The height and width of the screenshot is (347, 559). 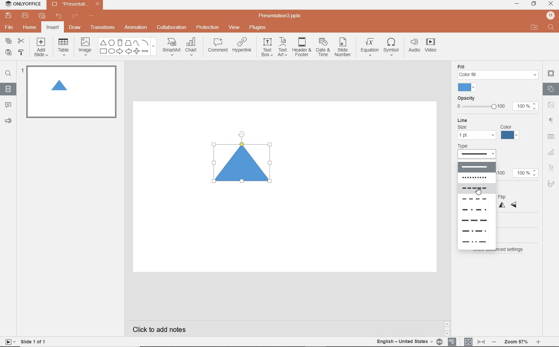 I want to click on AUDIO, so click(x=413, y=46).